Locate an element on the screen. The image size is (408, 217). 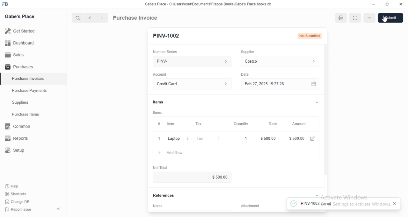
‘Gabe's Place - C\Users\useriDocuments\Frappe Books\Gabe's Place books db. is located at coordinates (208, 4).